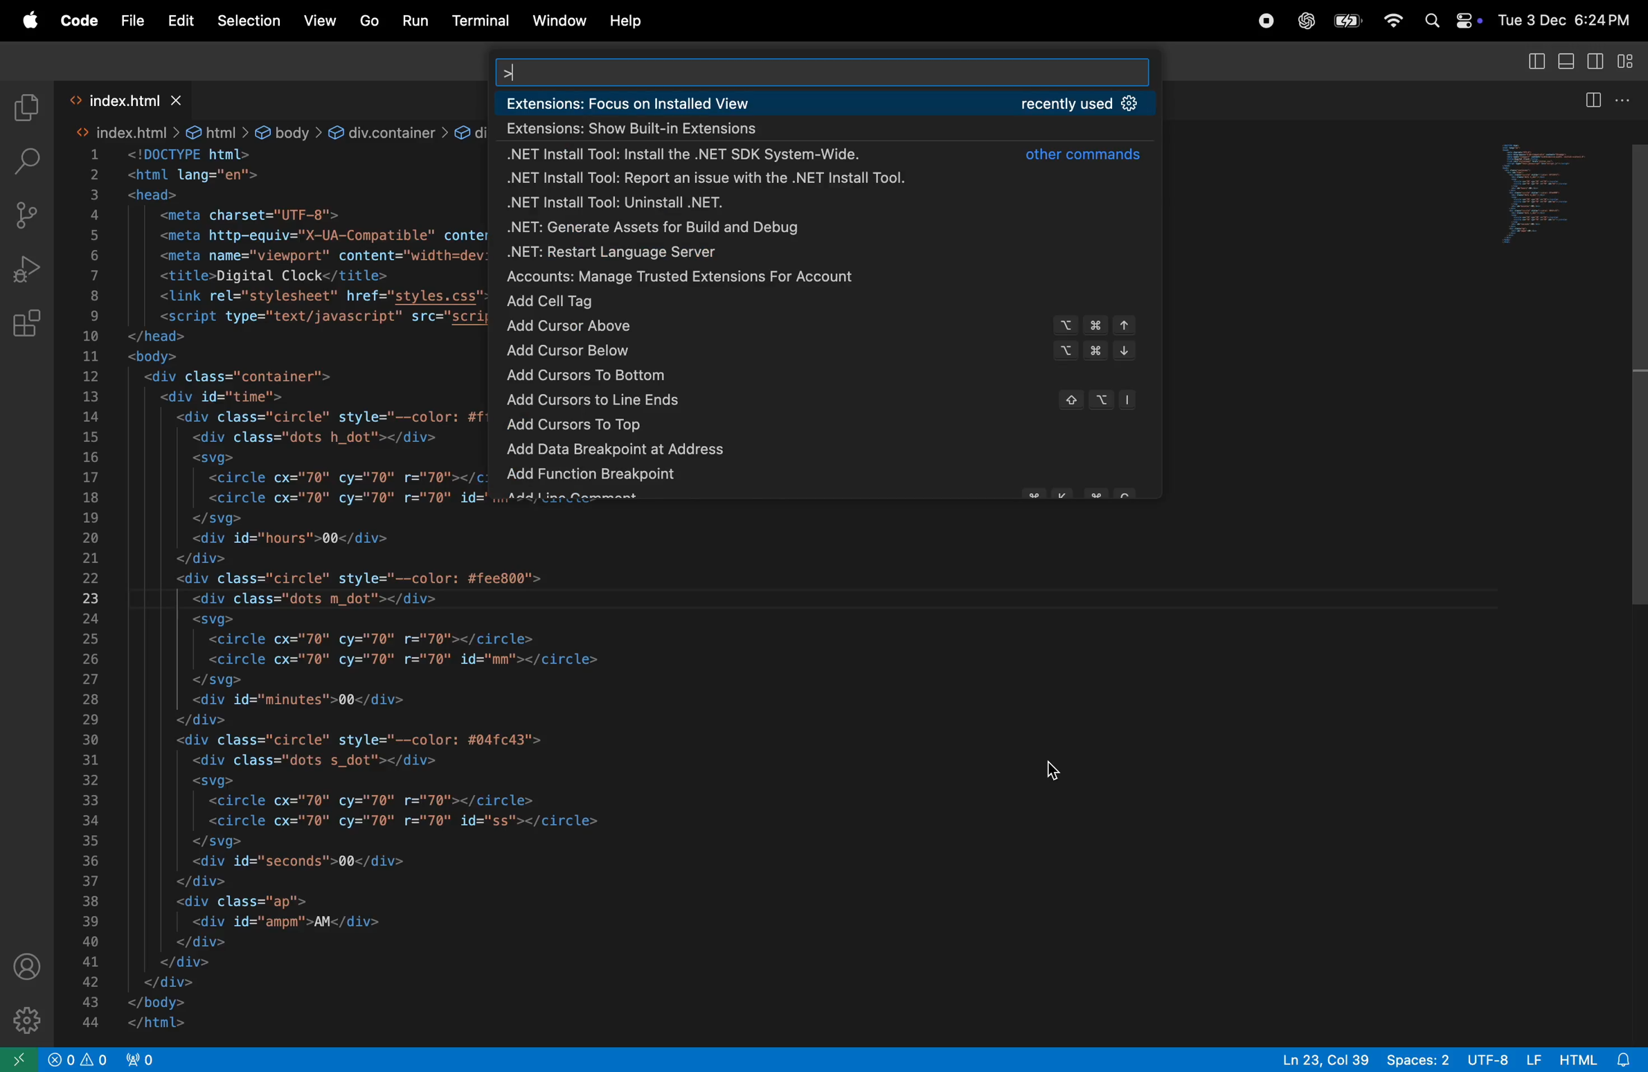 This screenshot has height=1072, width=1648. I want to click on help, so click(632, 21).